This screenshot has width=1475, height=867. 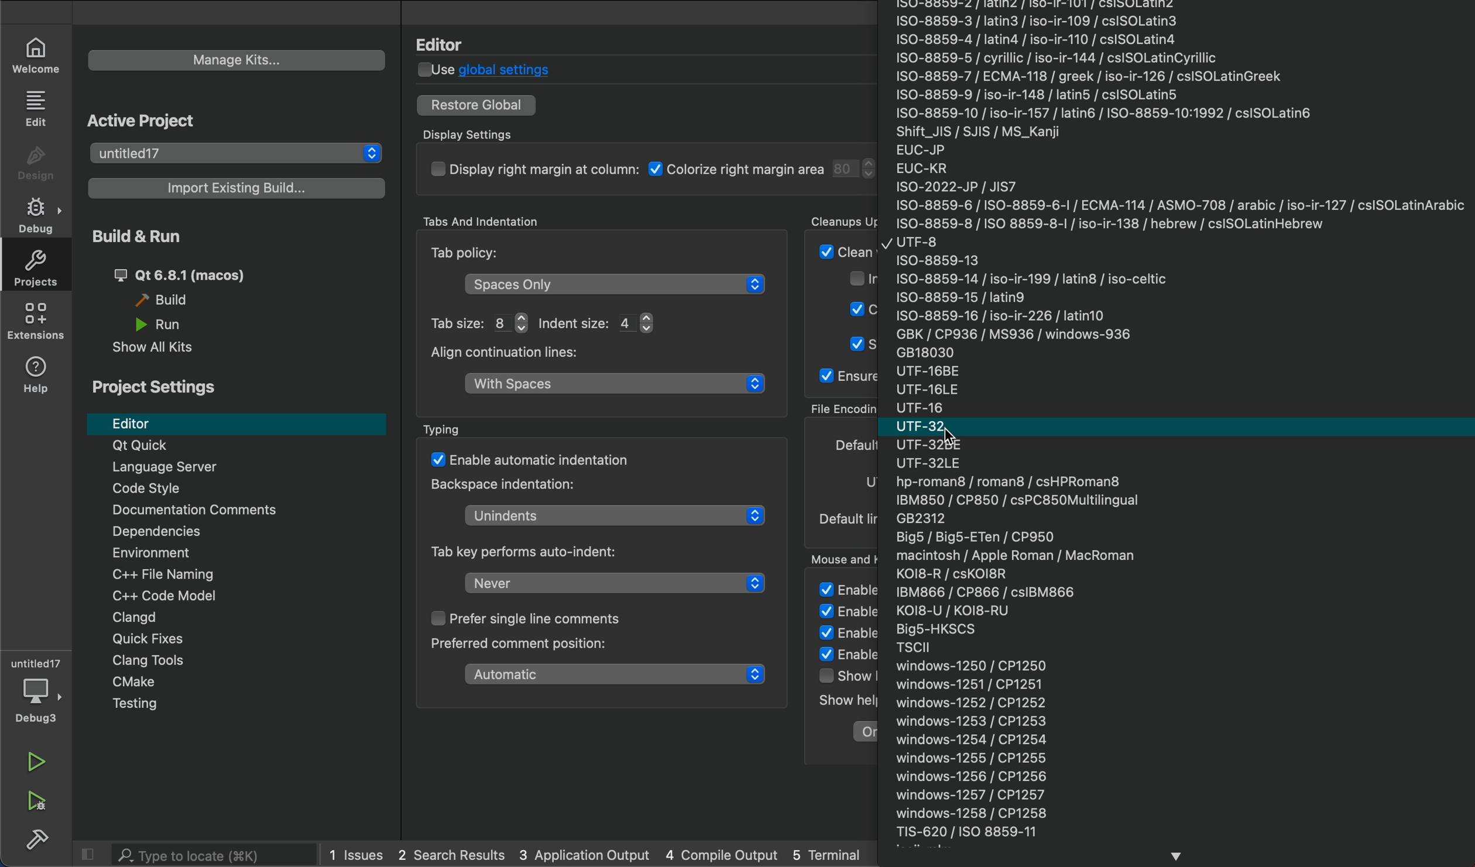 What do you see at coordinates (475, 105) in the screenshot?
I see `restore to global` at bounding box center [475, 105].